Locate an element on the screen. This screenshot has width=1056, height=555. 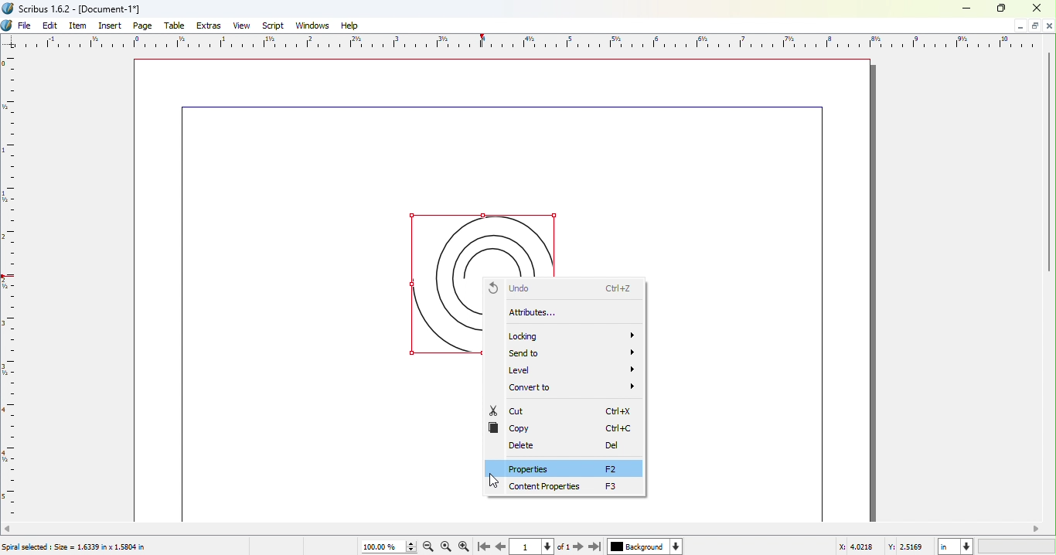
change unit is located at coordinates (968, 546).